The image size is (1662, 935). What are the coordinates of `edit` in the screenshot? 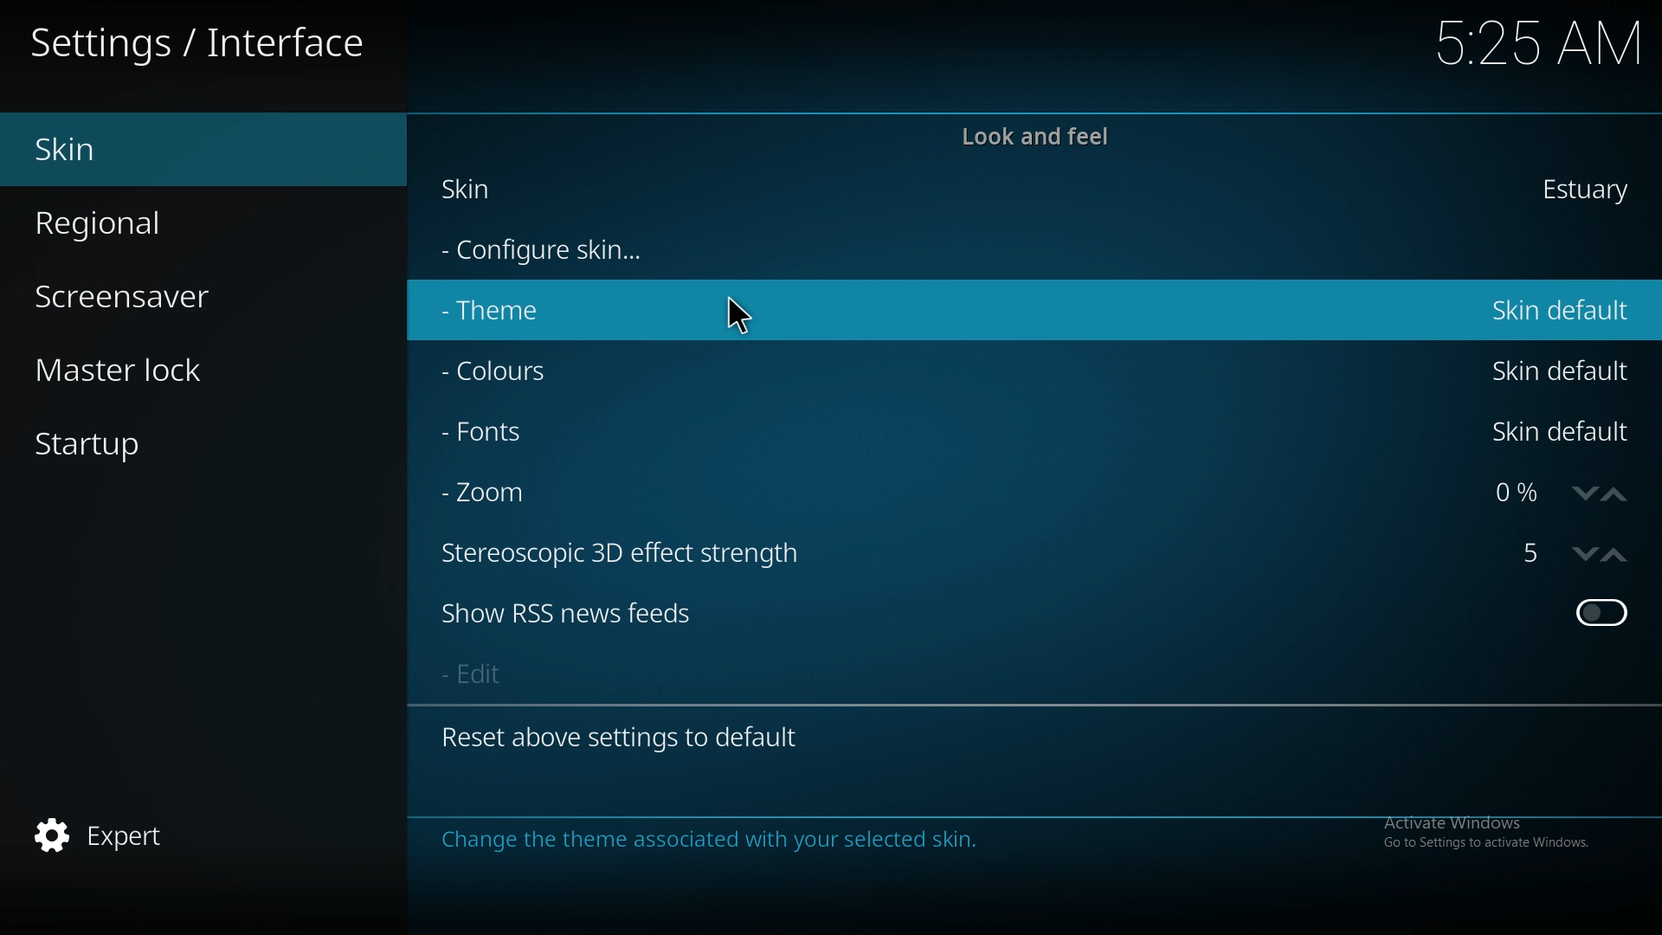 It's located at (517, 674).